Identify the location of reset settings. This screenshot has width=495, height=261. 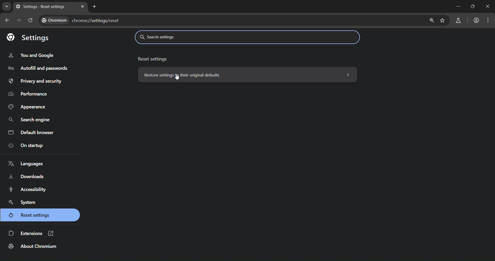
(154, 59).